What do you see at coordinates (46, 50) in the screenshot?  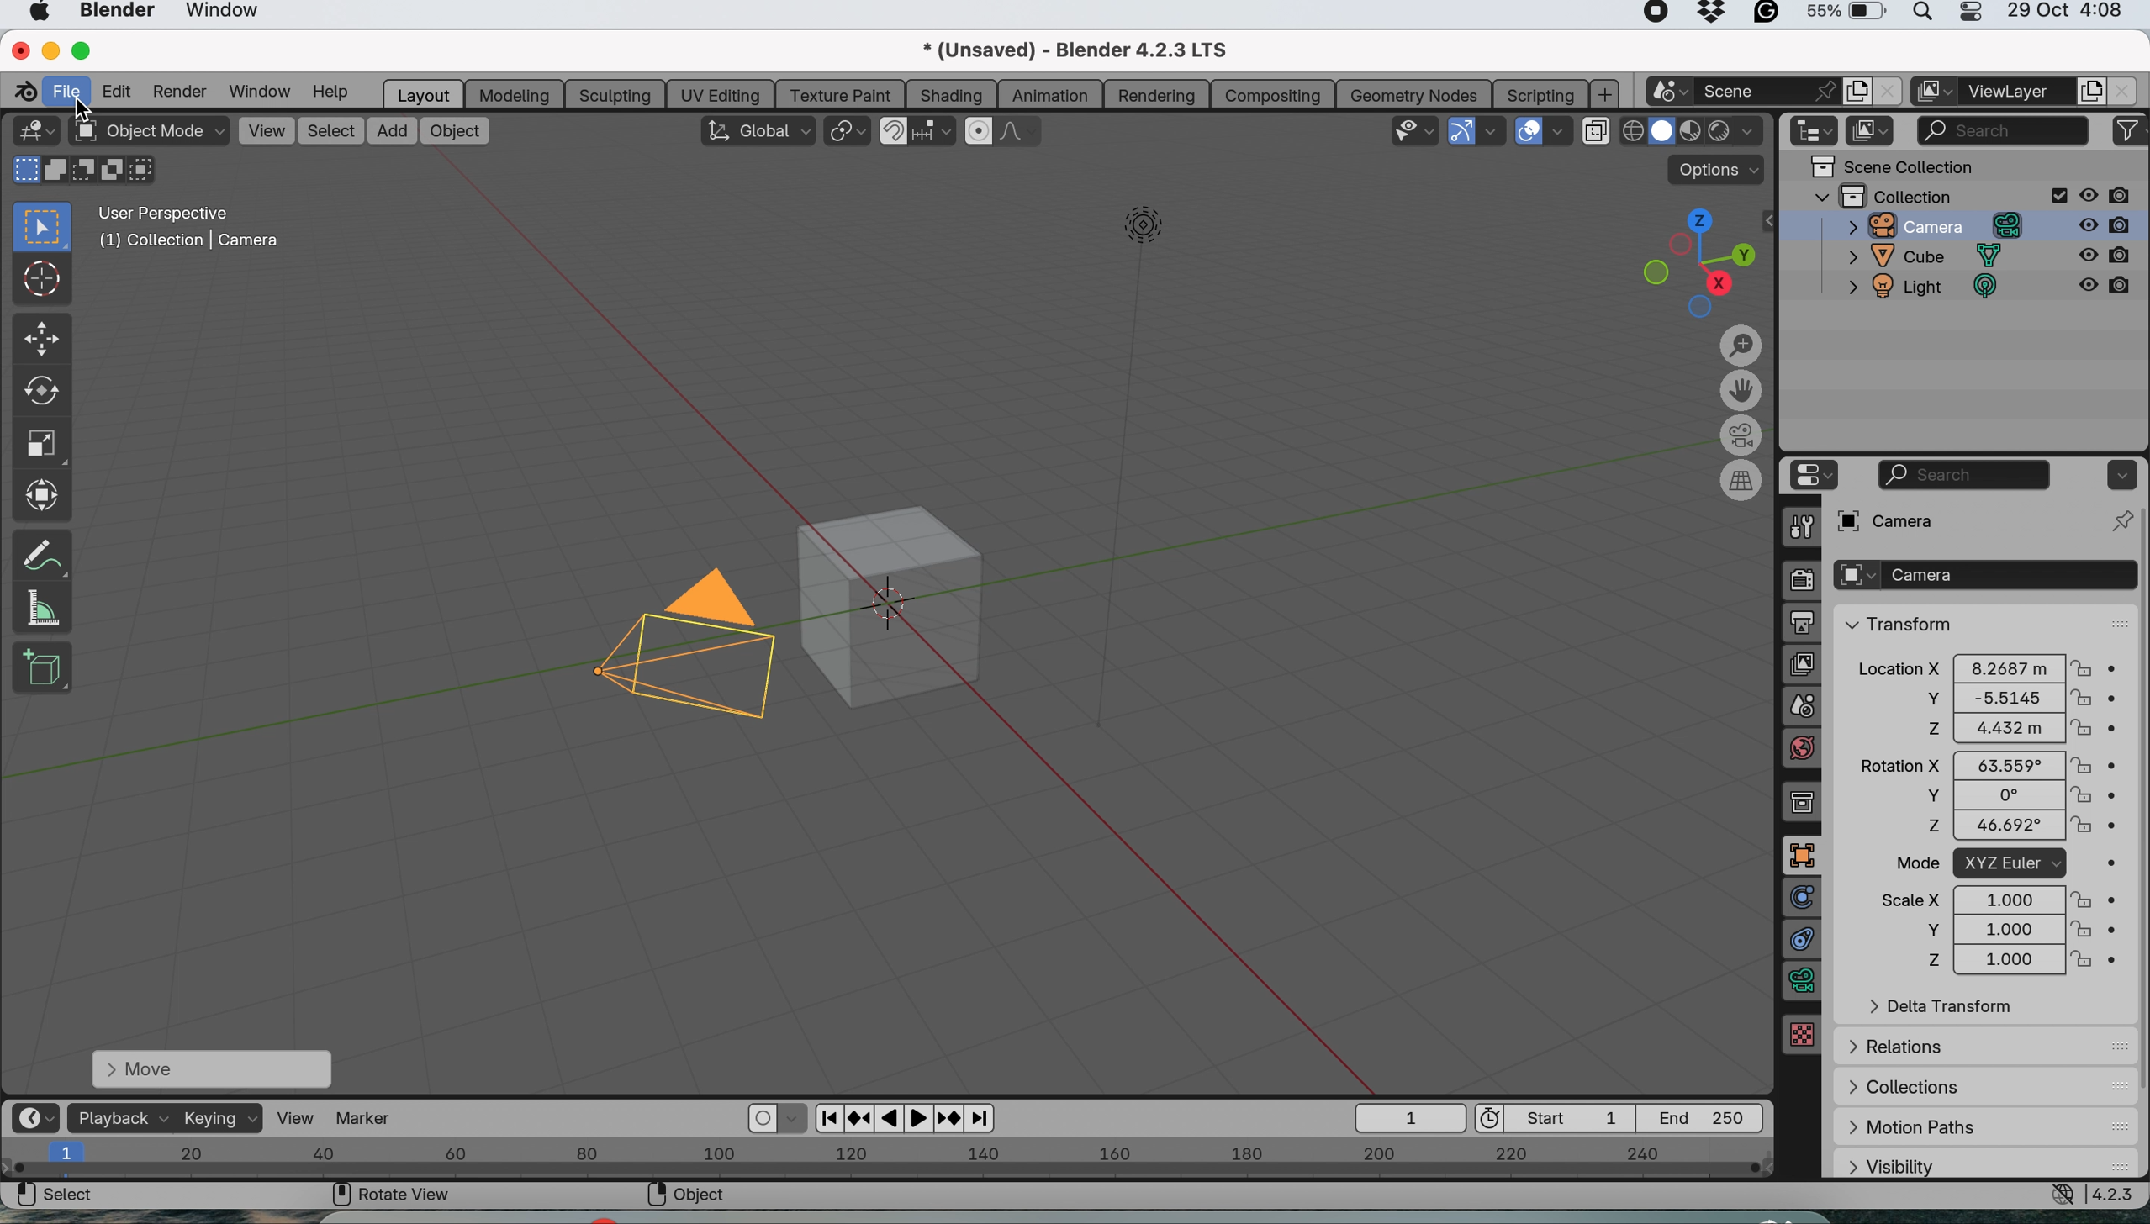 I see `minimise` at bounding box center [46, 50].